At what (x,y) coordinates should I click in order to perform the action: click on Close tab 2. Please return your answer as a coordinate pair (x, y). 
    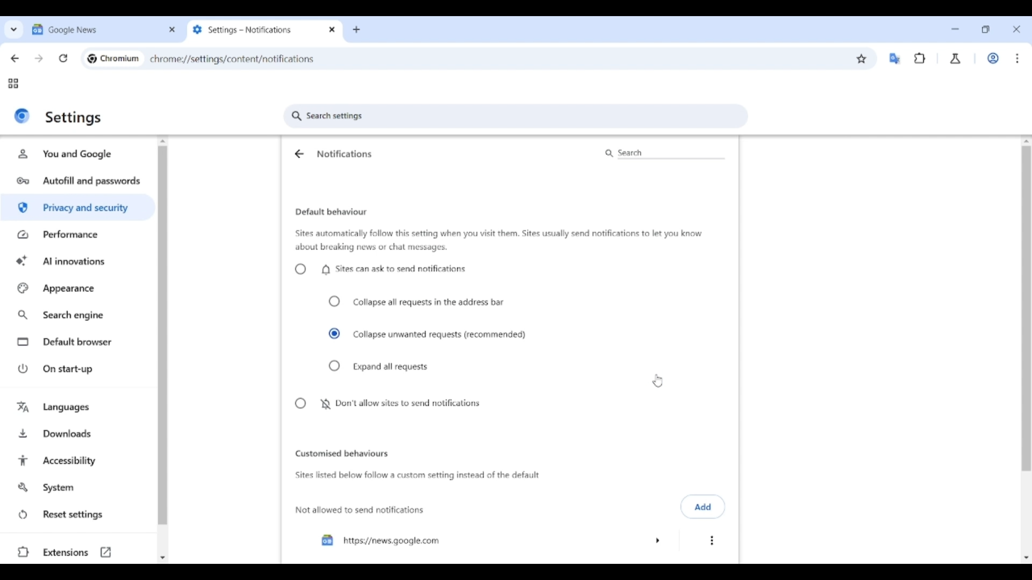
    Looking at the image, I should click on (333, 30).